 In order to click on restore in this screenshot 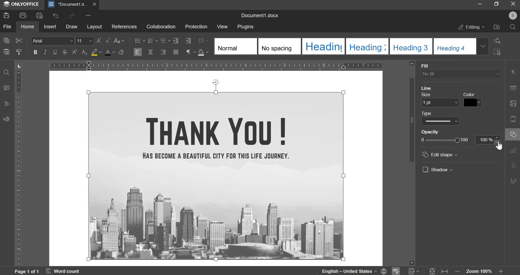, I will do `click(497, 4)`.